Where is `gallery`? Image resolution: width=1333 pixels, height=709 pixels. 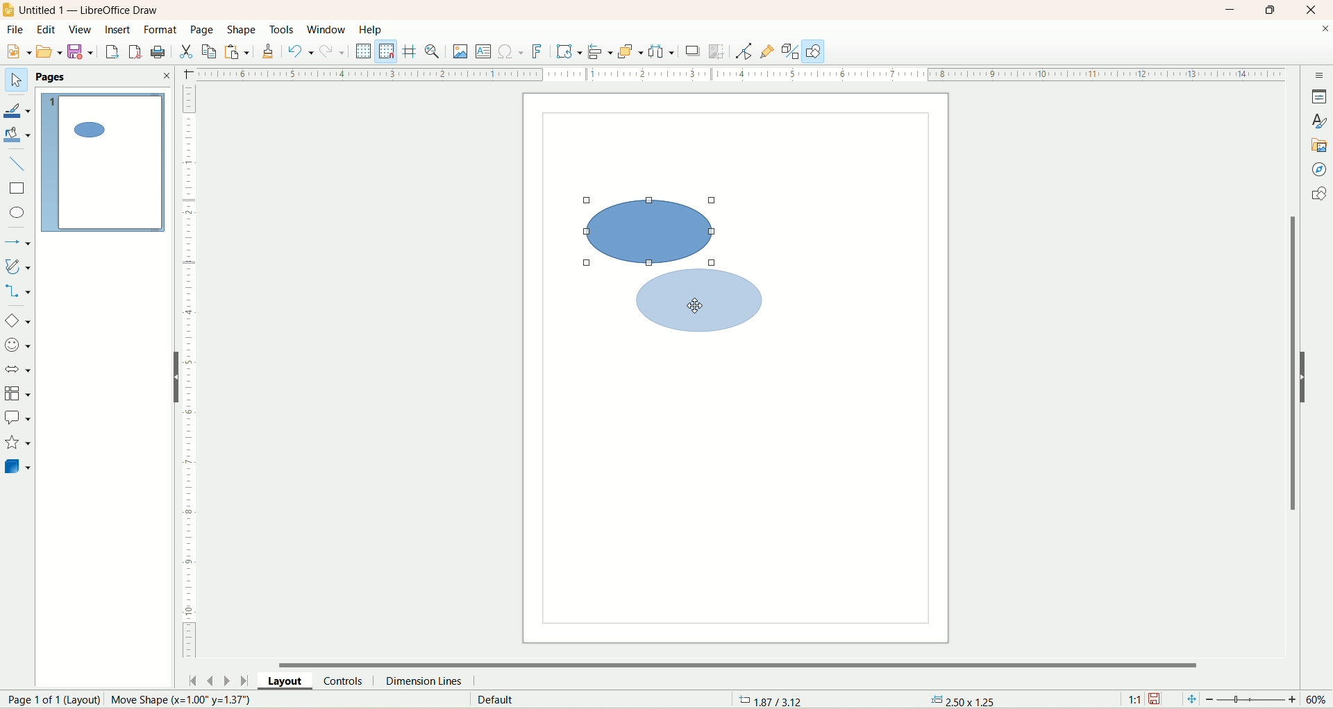 gallery is located at coordinates (1321, 147).